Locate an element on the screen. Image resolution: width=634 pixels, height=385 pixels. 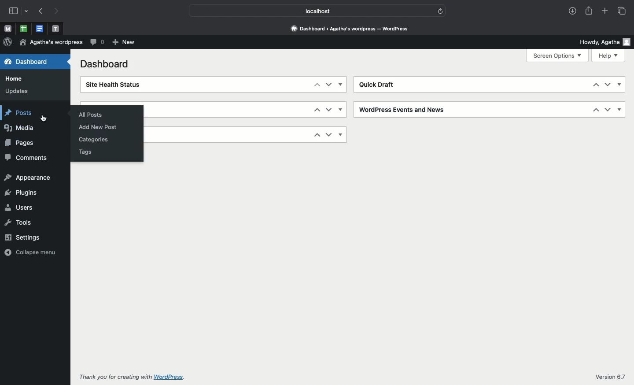
Pages is located at coordinates (24, 143).